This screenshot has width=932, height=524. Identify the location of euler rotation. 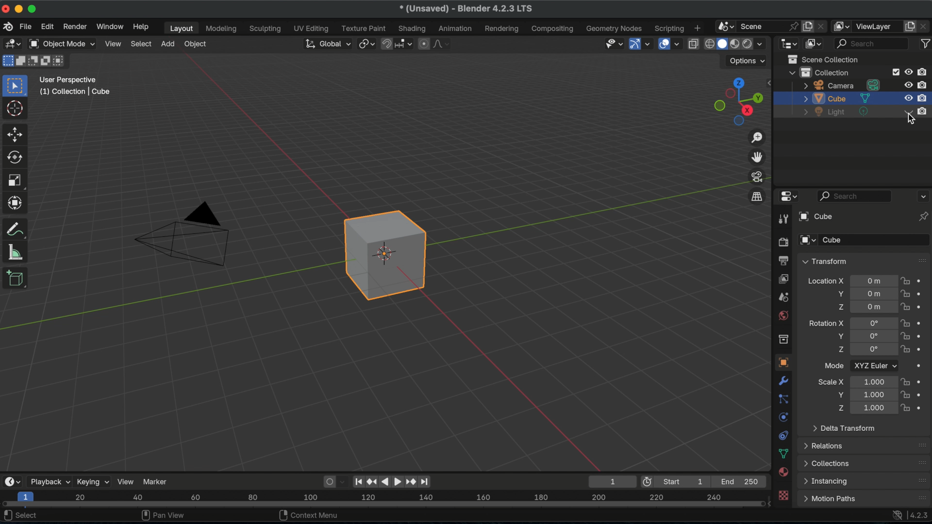
(872, 337).